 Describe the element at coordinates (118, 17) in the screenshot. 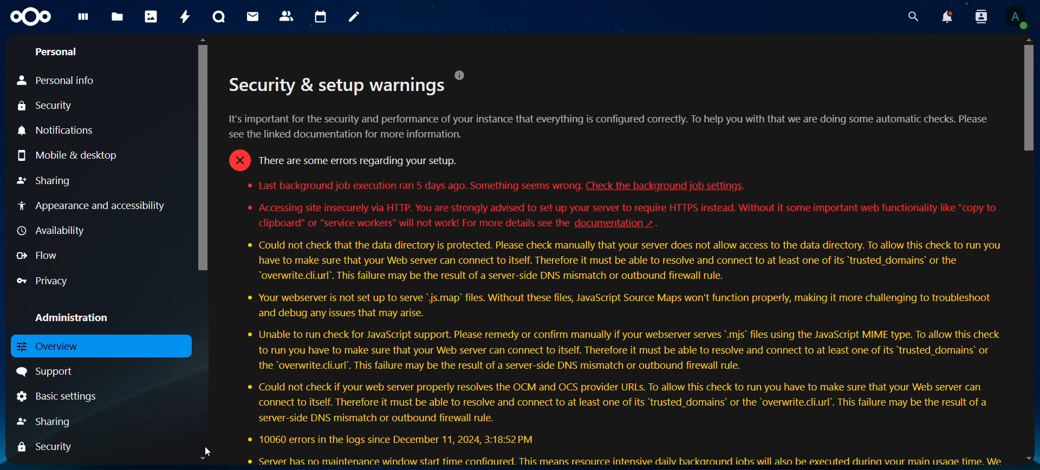

I see `files` at that location.